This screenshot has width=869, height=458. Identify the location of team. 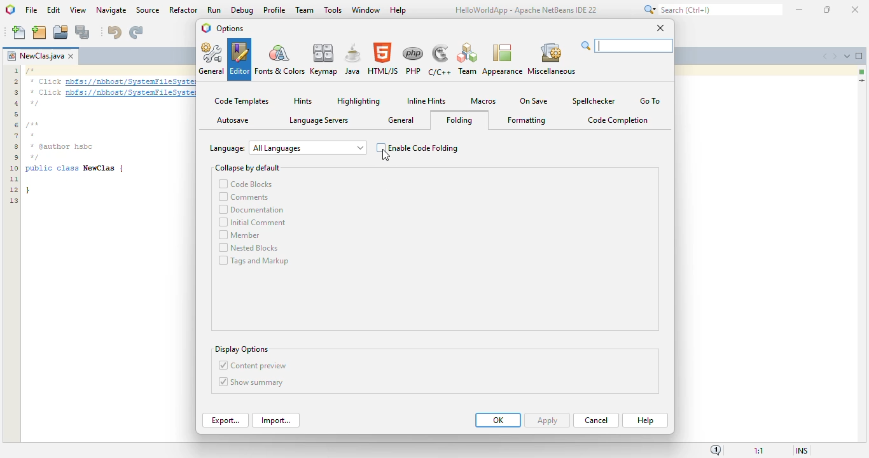
(305, 10).